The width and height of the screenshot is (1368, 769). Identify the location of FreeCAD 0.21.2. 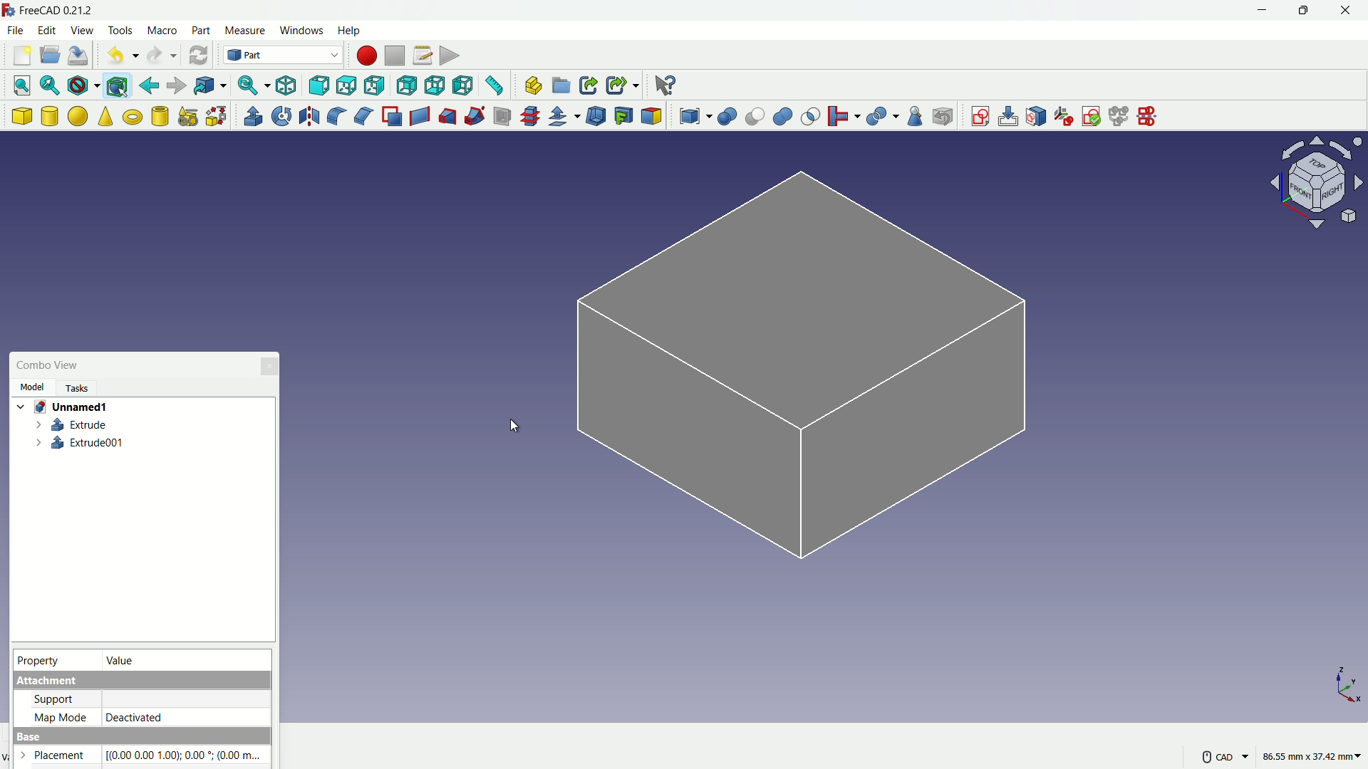
(59, 10).